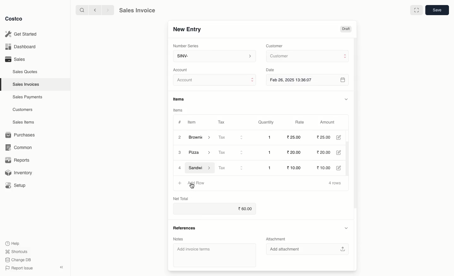 The image size is (454, 276). Describe the element at coordinates (18, 161) in the screenshot. I see `Reports` at that location.